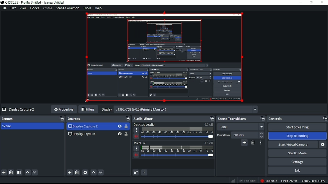  I want to click on Audio mixer menu, so click(145, 173).